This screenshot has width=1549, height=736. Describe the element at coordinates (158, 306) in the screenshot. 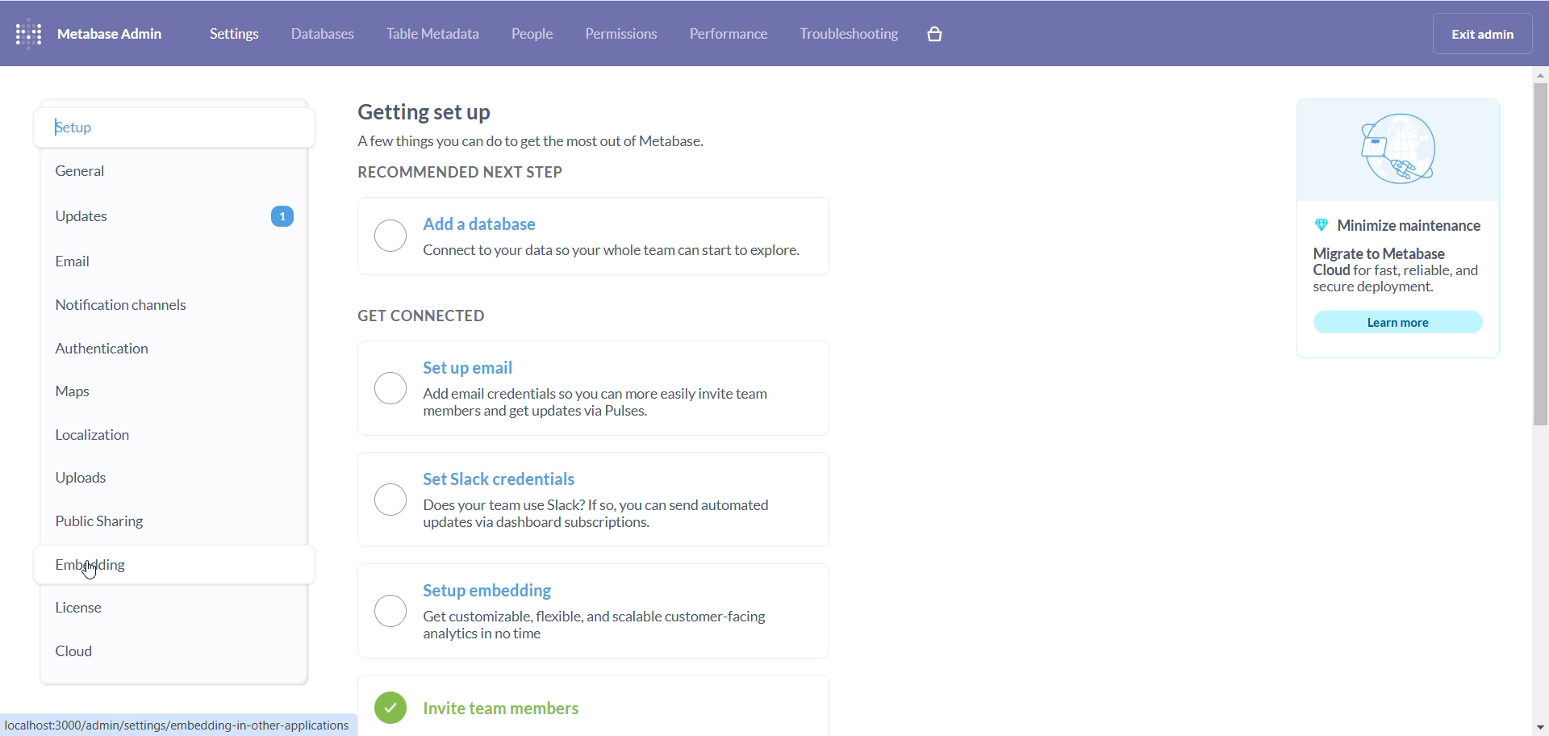

I see `notification channel` at that location.